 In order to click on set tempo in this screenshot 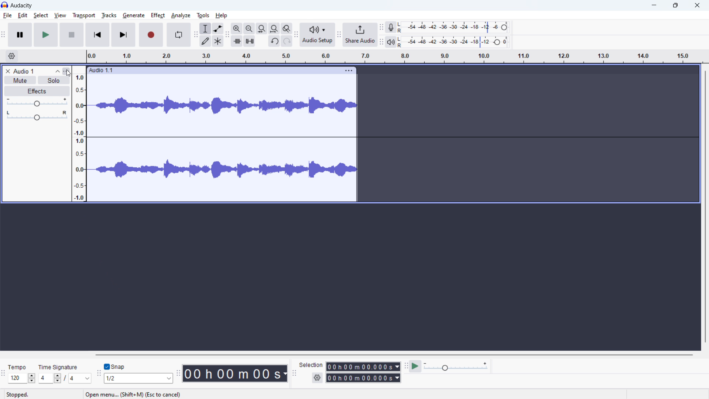, I will do `click(21, 378)`.